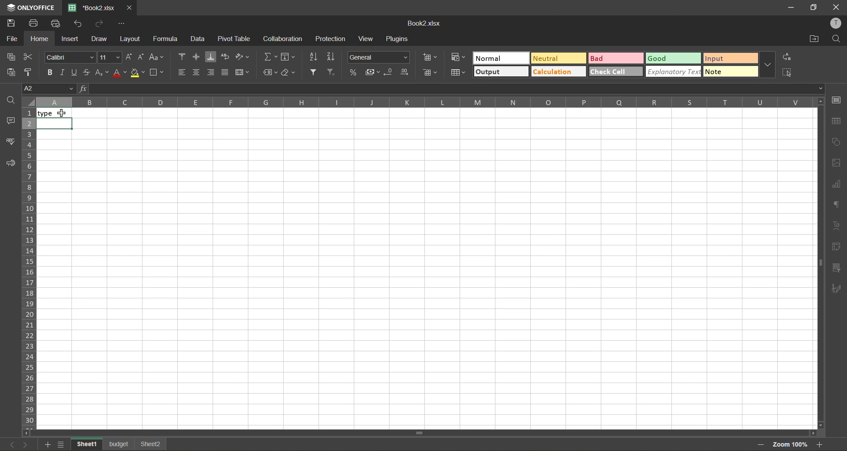  I want to click on font style, so click(70, 56).